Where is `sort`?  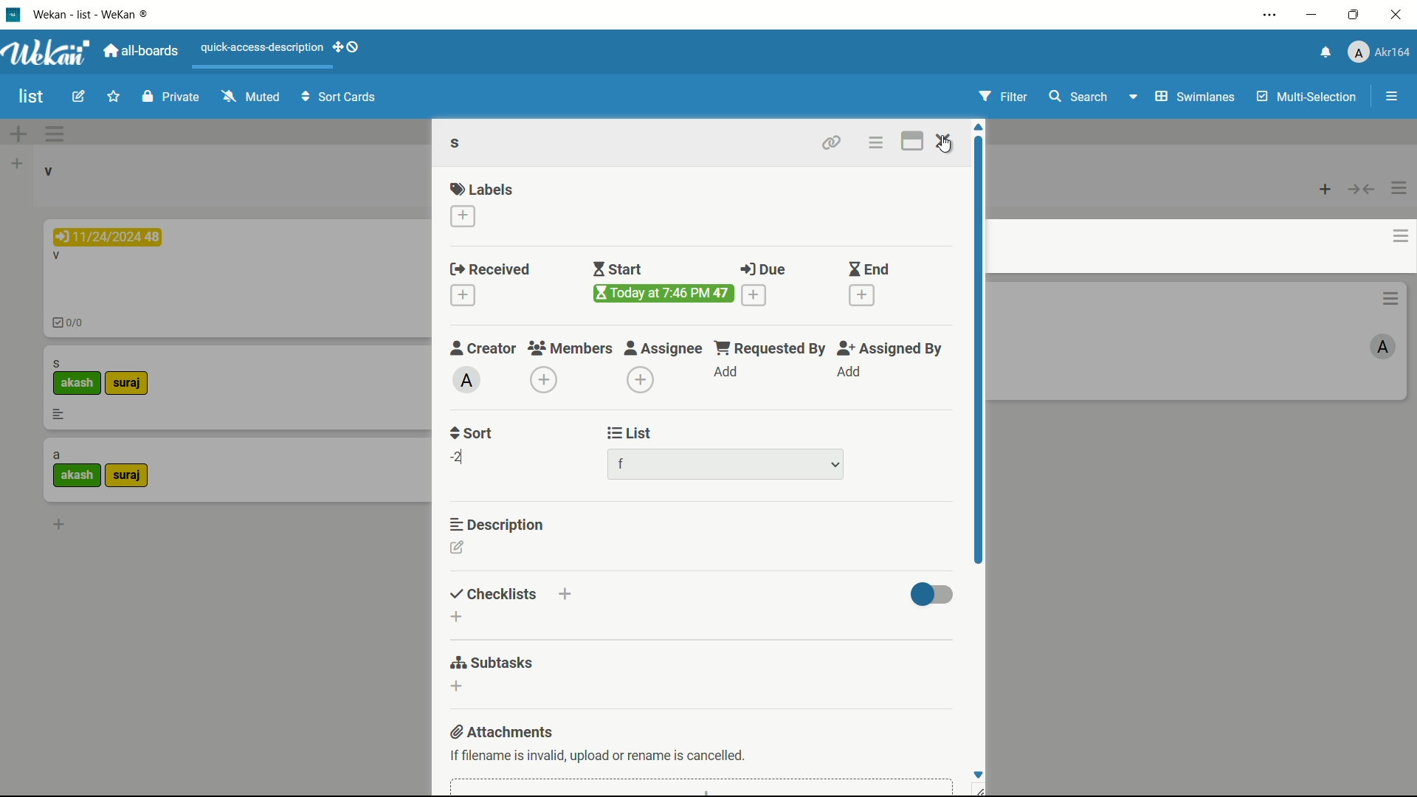
sort is located at coordinates (472, 432).